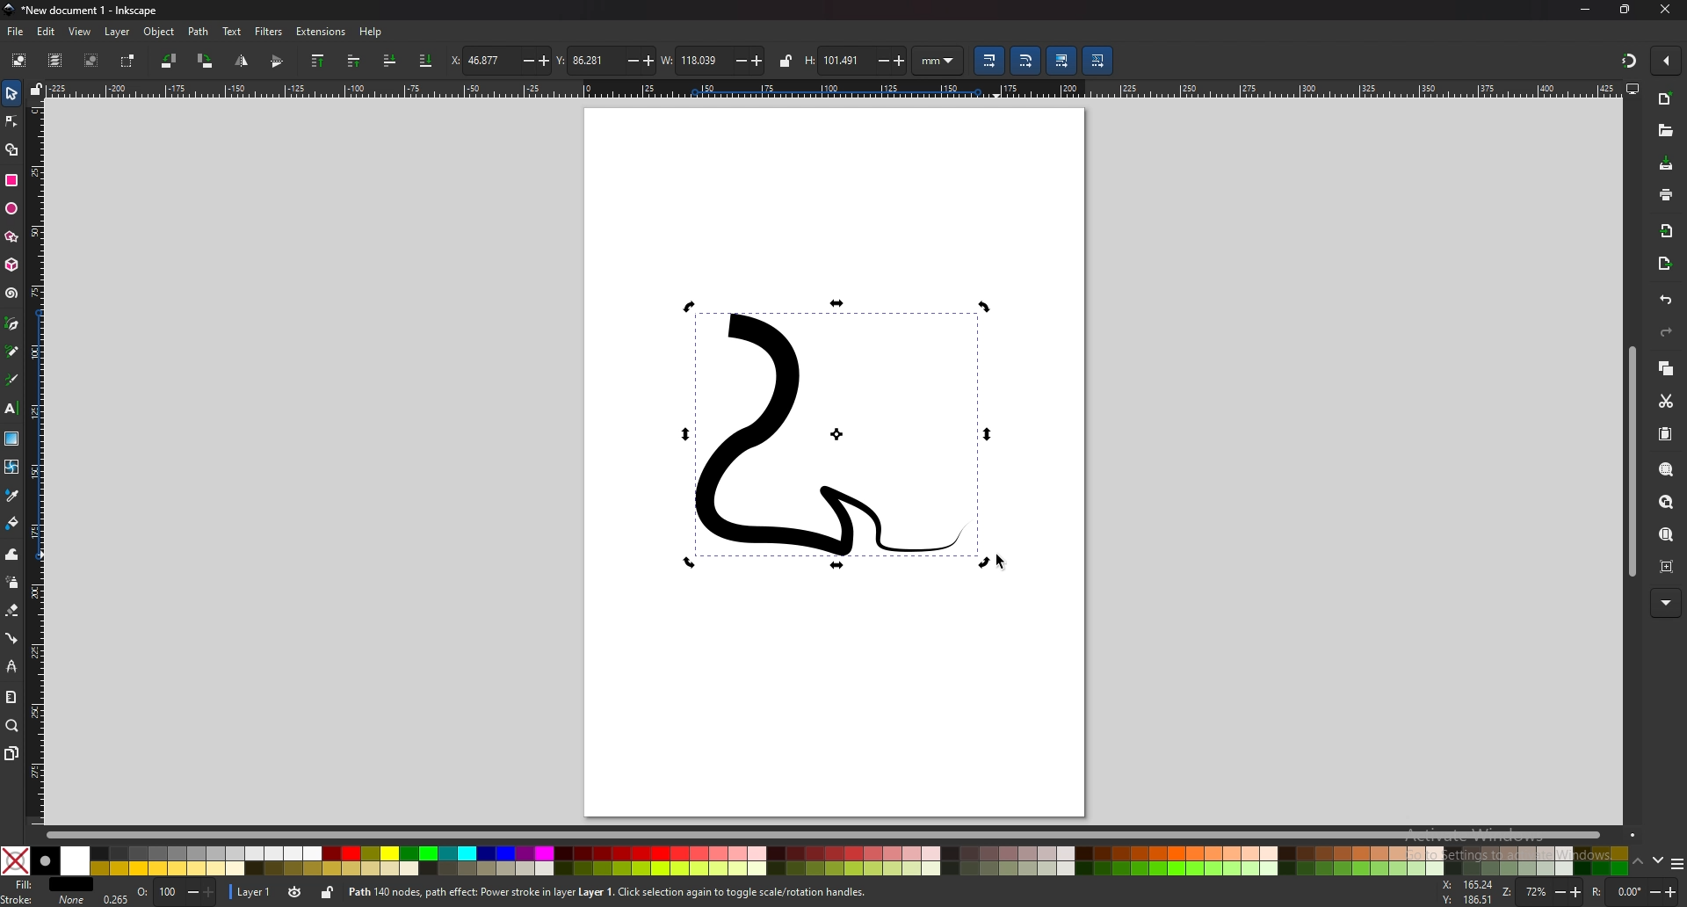 The image size is (1687, 907). Describe the element at coordinates (1633, 88) in the screenshot. I see `display options` at that location.